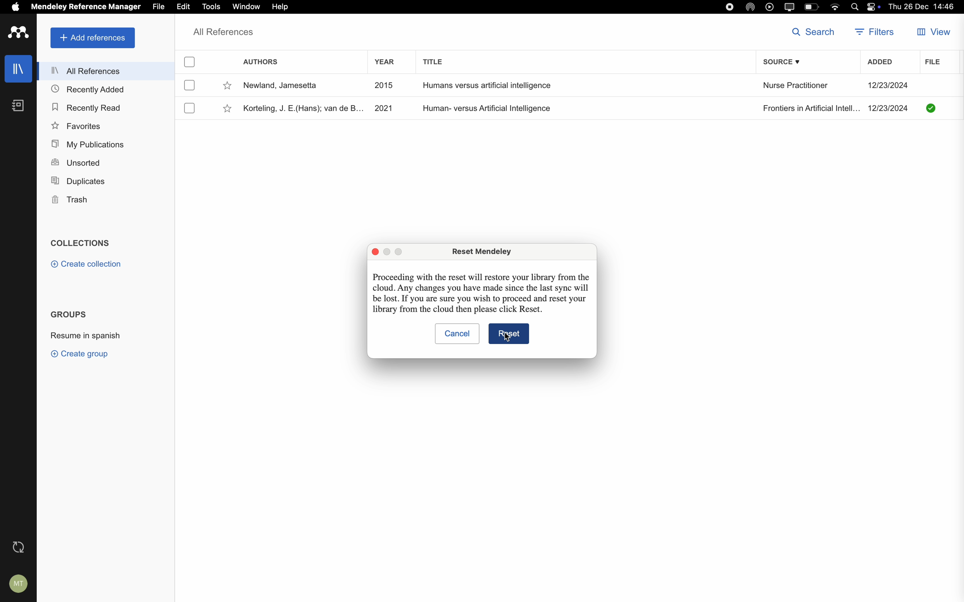 This screenshot has height=602, width=964. What do you see at coordinates (374, 253) in the screenshot?
I see `close pop-up` at bounding box center [374, 253].